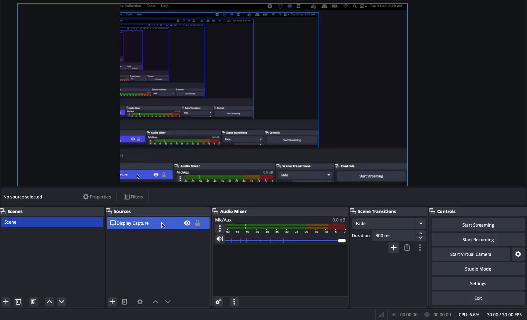 The height and width of the screenshot is (320, 527). I want to click on Mic/Aux, so click(281, 225).